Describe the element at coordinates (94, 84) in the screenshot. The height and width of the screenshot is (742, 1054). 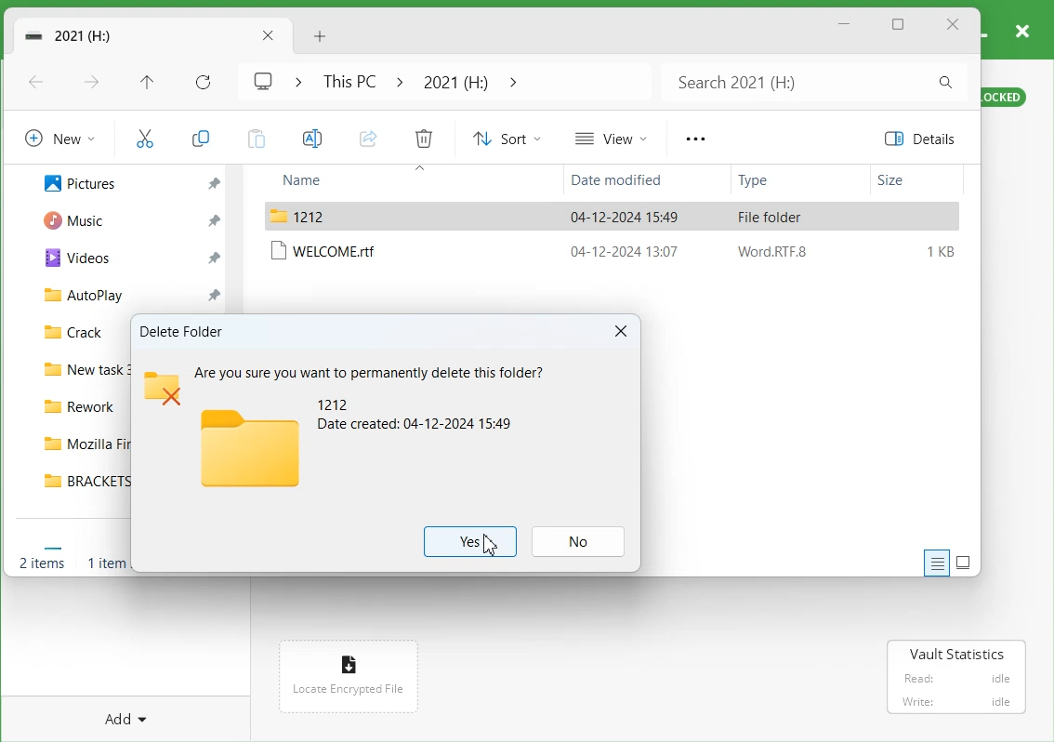
I see `Go Forward` at that location.